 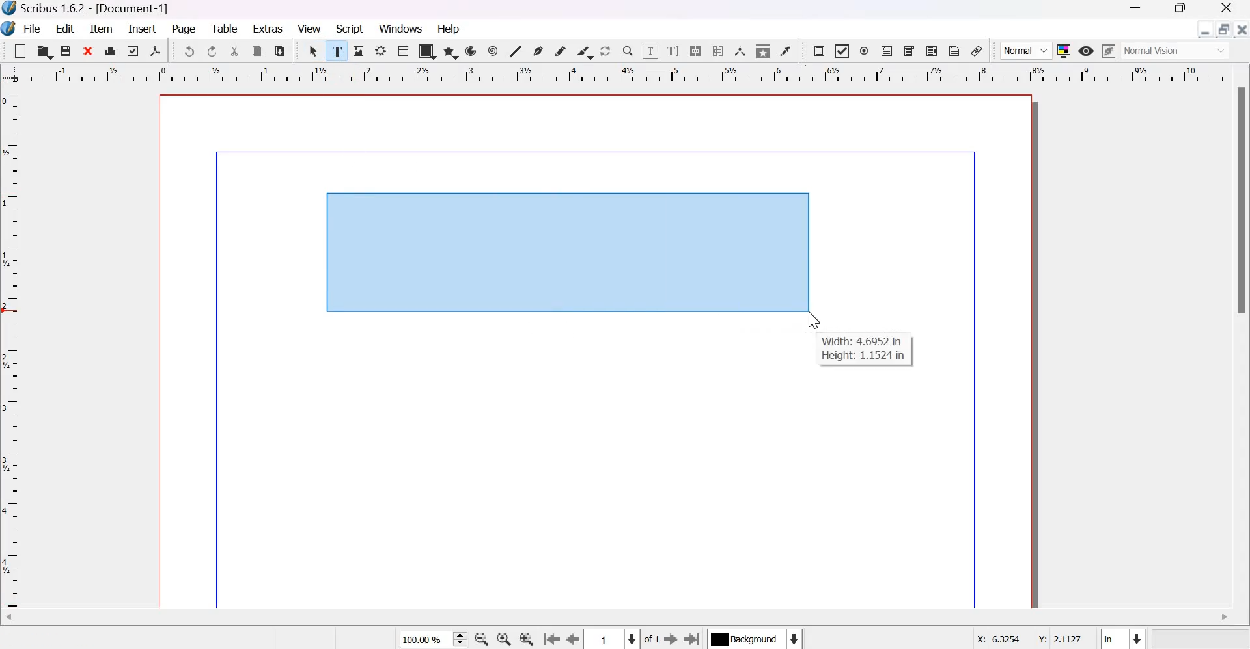 What do you see at coordinates (606, 51) in the screenshot?
I see `` at bounding box center [606, 51].